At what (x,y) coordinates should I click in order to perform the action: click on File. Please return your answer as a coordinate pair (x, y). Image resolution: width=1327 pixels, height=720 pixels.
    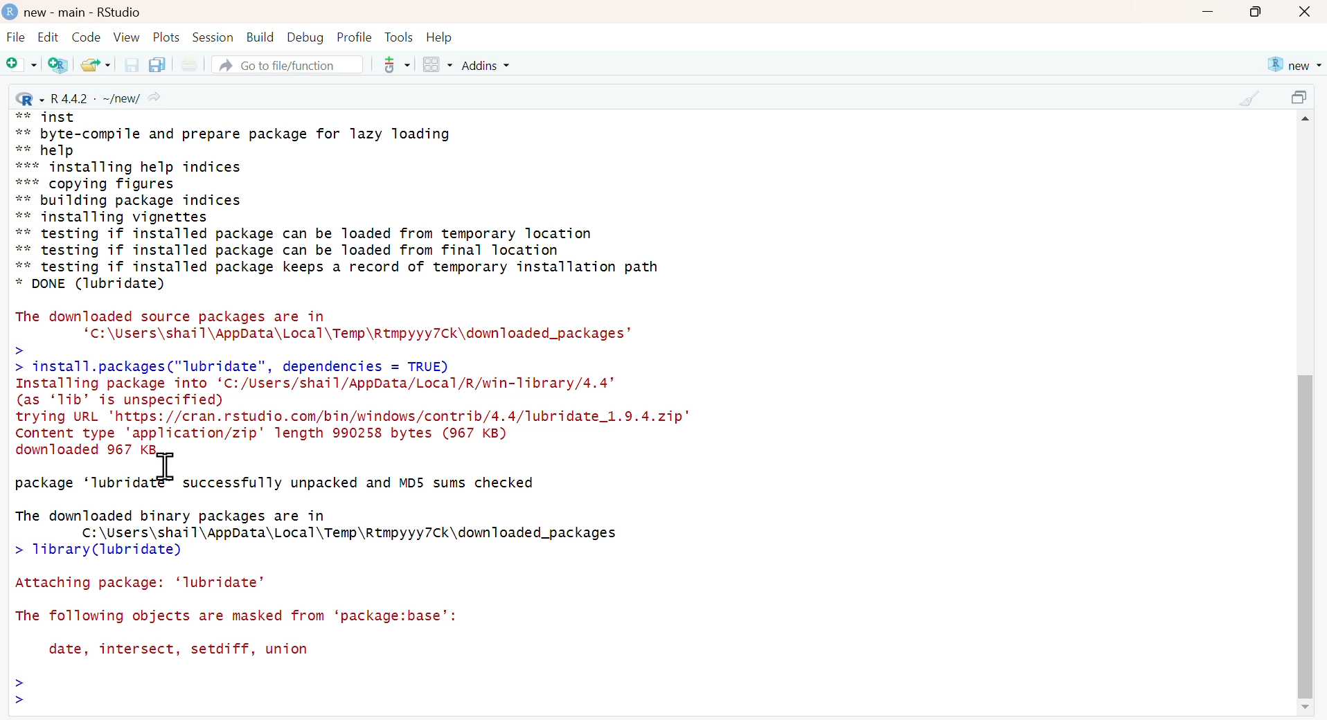
    Looking at the image, I should click on (16, 39).